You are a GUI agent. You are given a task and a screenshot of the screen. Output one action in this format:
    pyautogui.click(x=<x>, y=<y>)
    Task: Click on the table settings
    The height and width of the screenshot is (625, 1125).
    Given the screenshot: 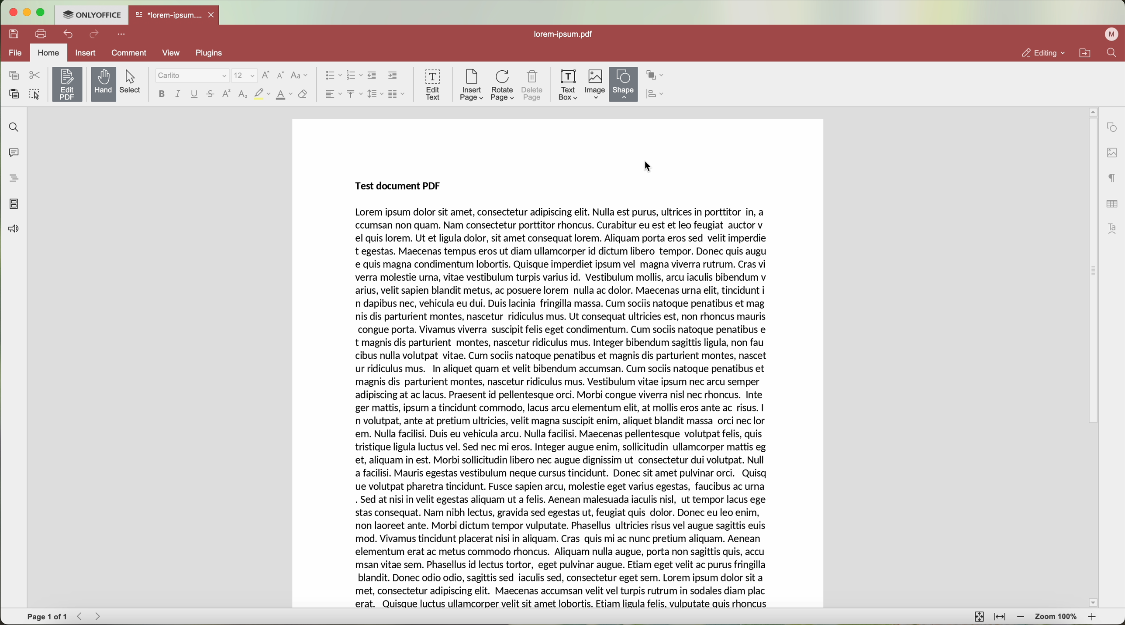 What is the action you would take?
    pyautogui.click(x=1111, y=203)
    